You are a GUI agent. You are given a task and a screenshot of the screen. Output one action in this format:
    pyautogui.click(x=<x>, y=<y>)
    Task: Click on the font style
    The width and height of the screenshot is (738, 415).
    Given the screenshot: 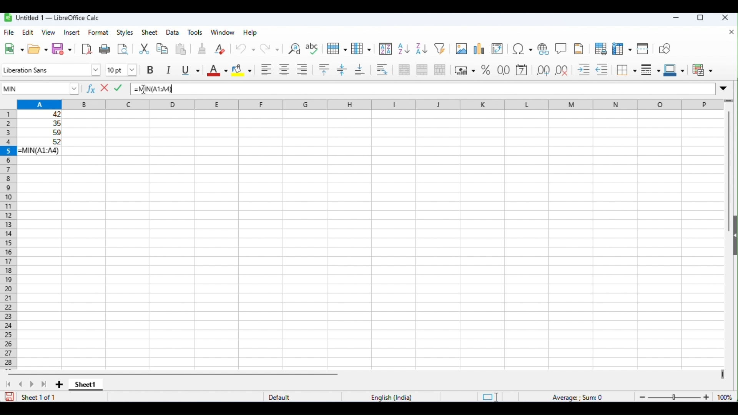 What is the action you would take?
    pyautogui.click(x=51, y=69)
    